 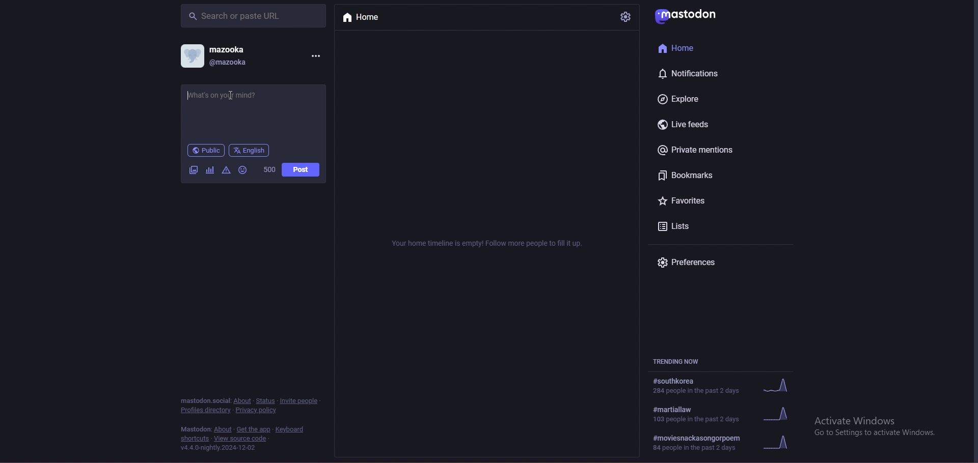 What do you see at coordinates (714, 227) in the screenshot?
I see `lists` at bounding box center [714, 227].